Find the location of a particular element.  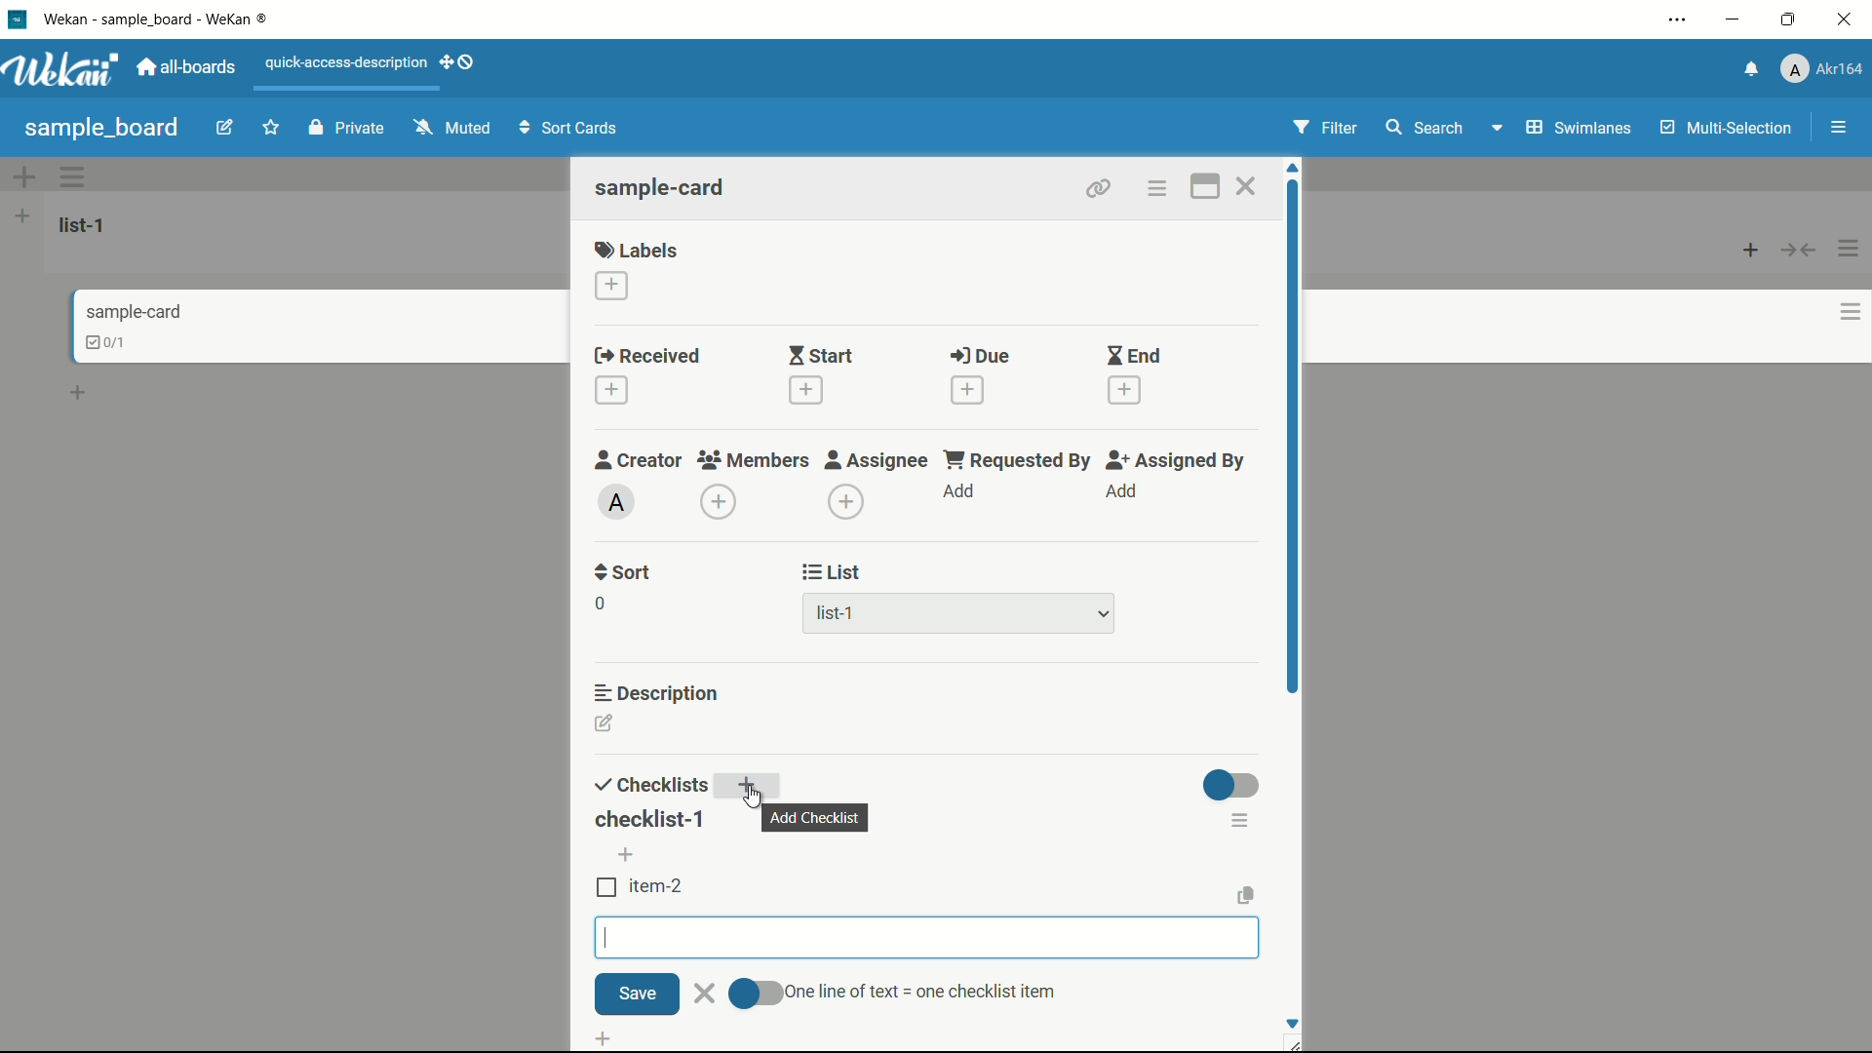

filter is located at coordinates (1326, 129).